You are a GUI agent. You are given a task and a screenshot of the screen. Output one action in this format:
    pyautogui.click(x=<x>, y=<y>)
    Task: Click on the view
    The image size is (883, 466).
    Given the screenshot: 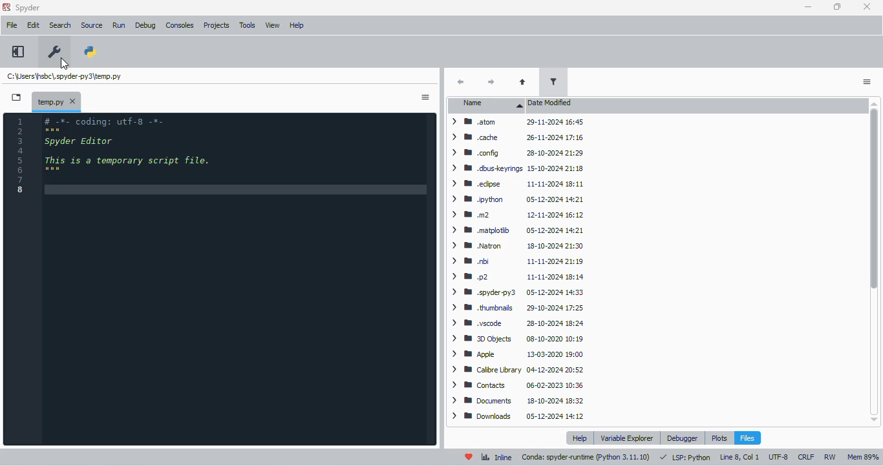 What is the action you would take?
    pyautogui.click(x=273, y=26)
    